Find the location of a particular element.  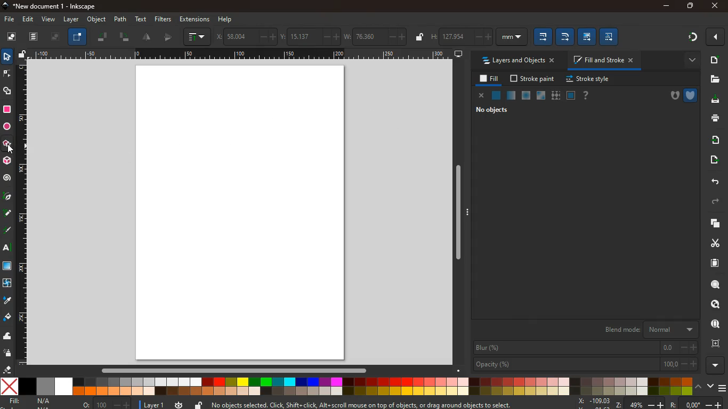

object is located at coordinates (96, 19).